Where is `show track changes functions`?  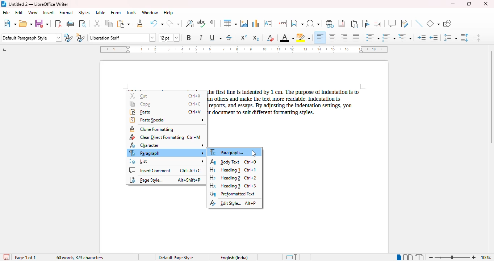
show track changes functions is located at coordinates (405, 24).